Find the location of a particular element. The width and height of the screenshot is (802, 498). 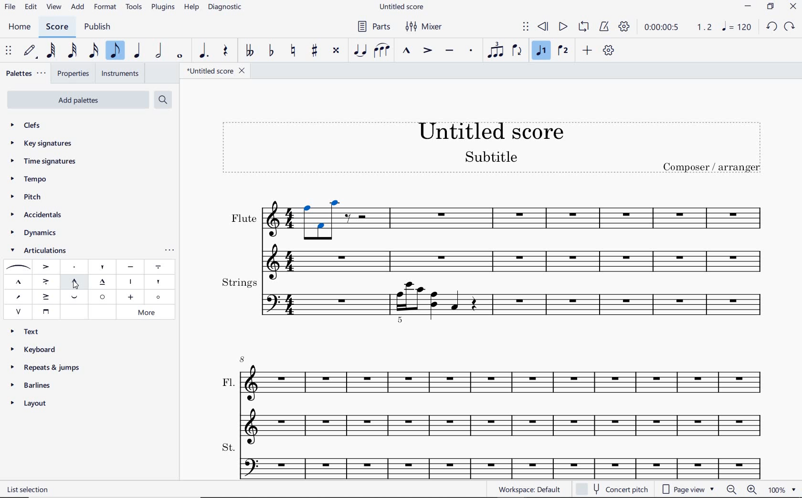

DEFAULT (STEP TIME) is located at coordinates (29, 51).